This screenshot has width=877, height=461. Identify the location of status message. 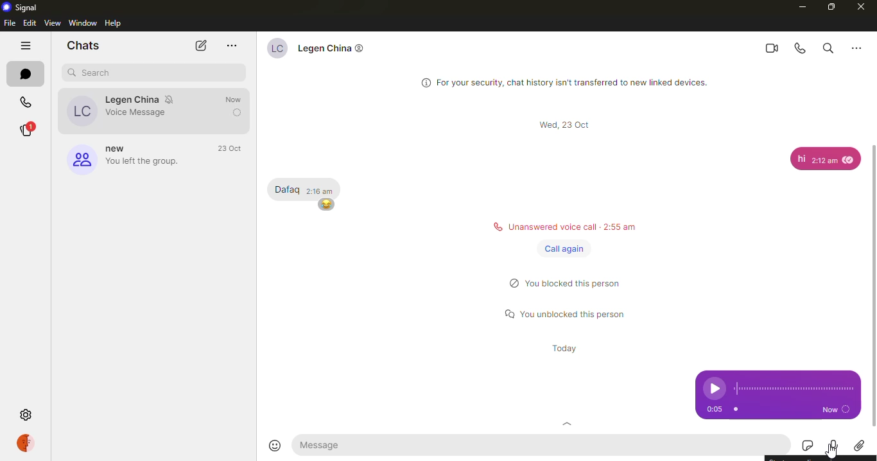
(567, 310).